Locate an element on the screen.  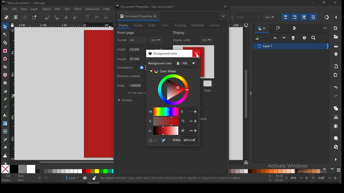
save is located at coordinates (335, 46).